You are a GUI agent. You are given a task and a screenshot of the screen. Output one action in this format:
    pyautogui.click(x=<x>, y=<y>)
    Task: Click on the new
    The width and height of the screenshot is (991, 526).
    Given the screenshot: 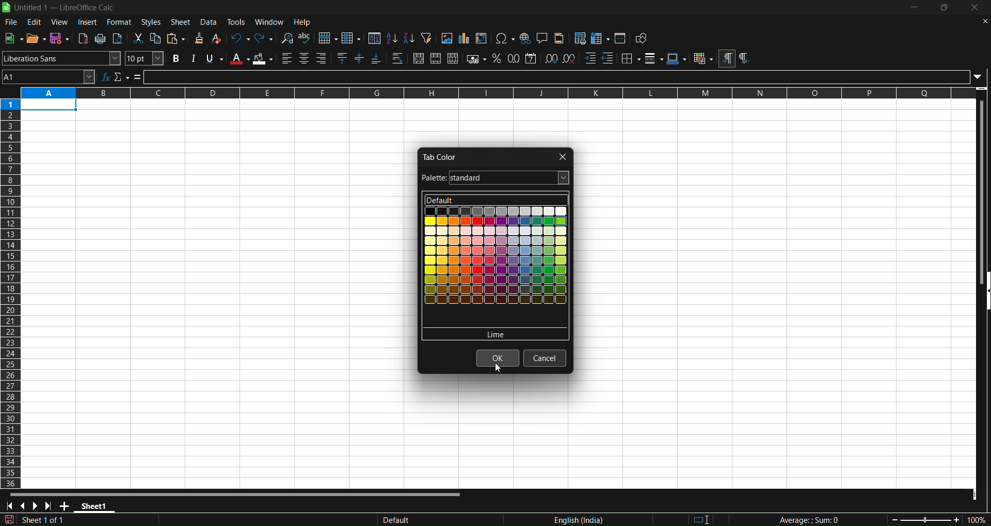 What is the action you would take?
    pyautogui.click(x=13, y=38)
    